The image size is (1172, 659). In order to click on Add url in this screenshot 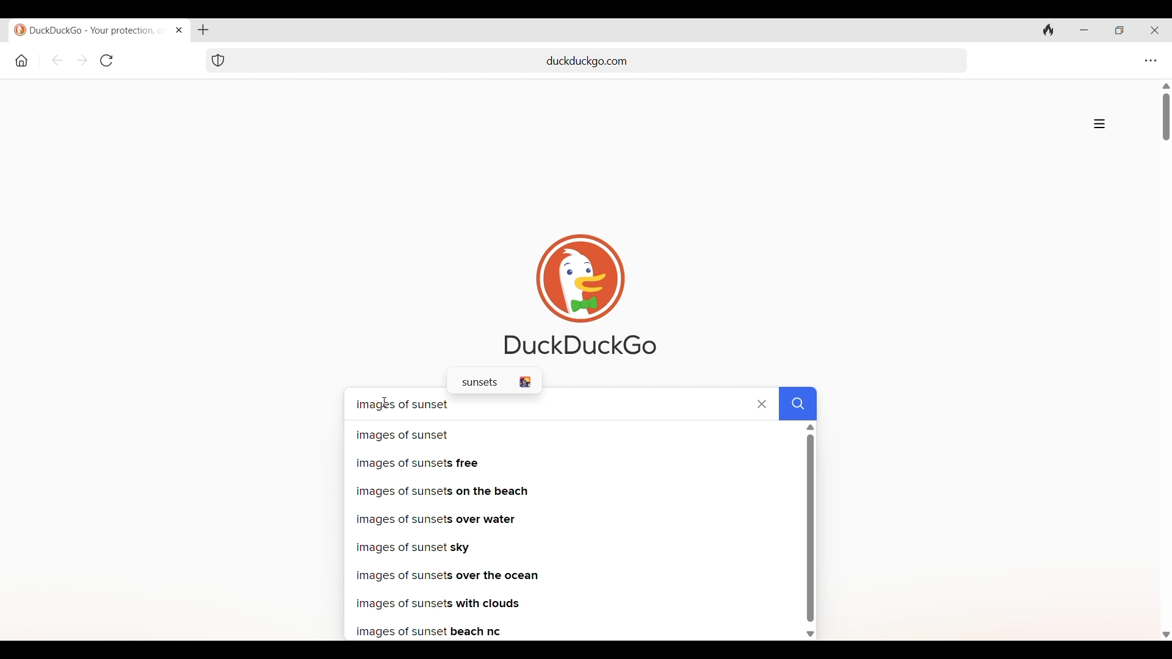, I will do `click(597, 59)`.